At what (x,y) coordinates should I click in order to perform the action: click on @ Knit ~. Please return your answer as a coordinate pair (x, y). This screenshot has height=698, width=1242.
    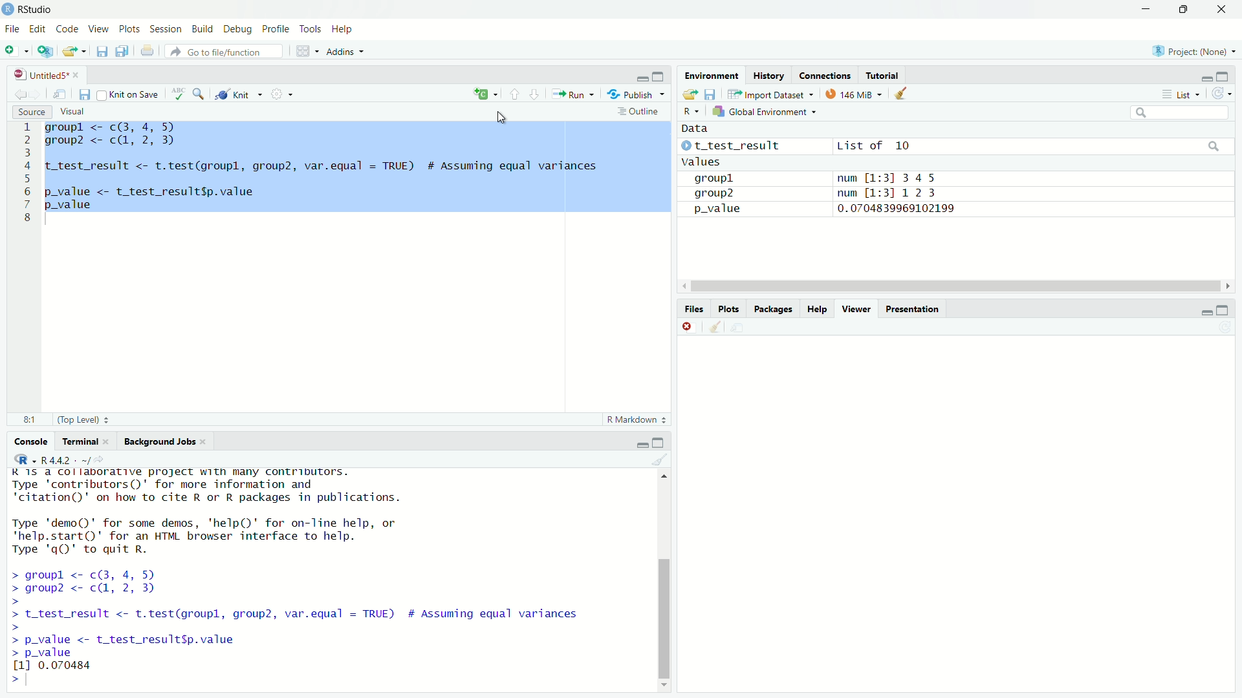
    Looking at the image, I should click on (237, 94).